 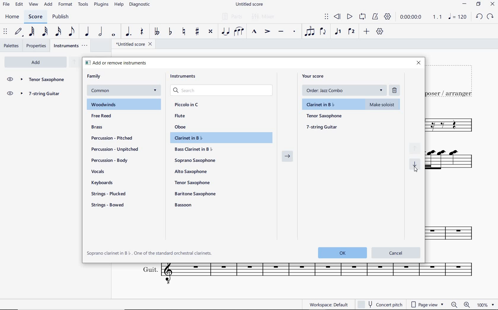 What do you see at coordinates (492, 4) in the screenshot?
I see `CLOSE` at bounding box center [492, 4].